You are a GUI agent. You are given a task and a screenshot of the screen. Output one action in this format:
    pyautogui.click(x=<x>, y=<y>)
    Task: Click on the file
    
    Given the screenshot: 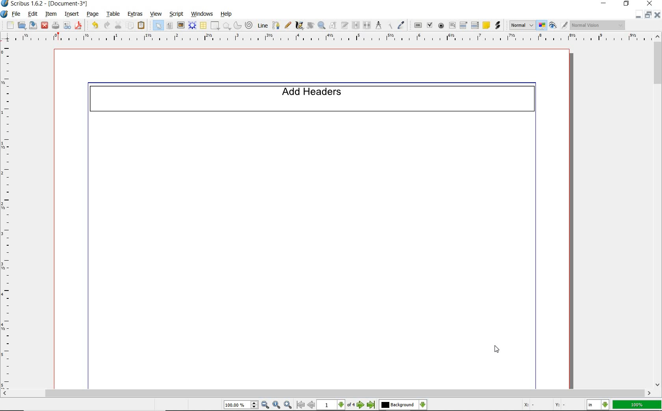 What is the action you would take?
    pyautogui.click(x=18, y=14)
    